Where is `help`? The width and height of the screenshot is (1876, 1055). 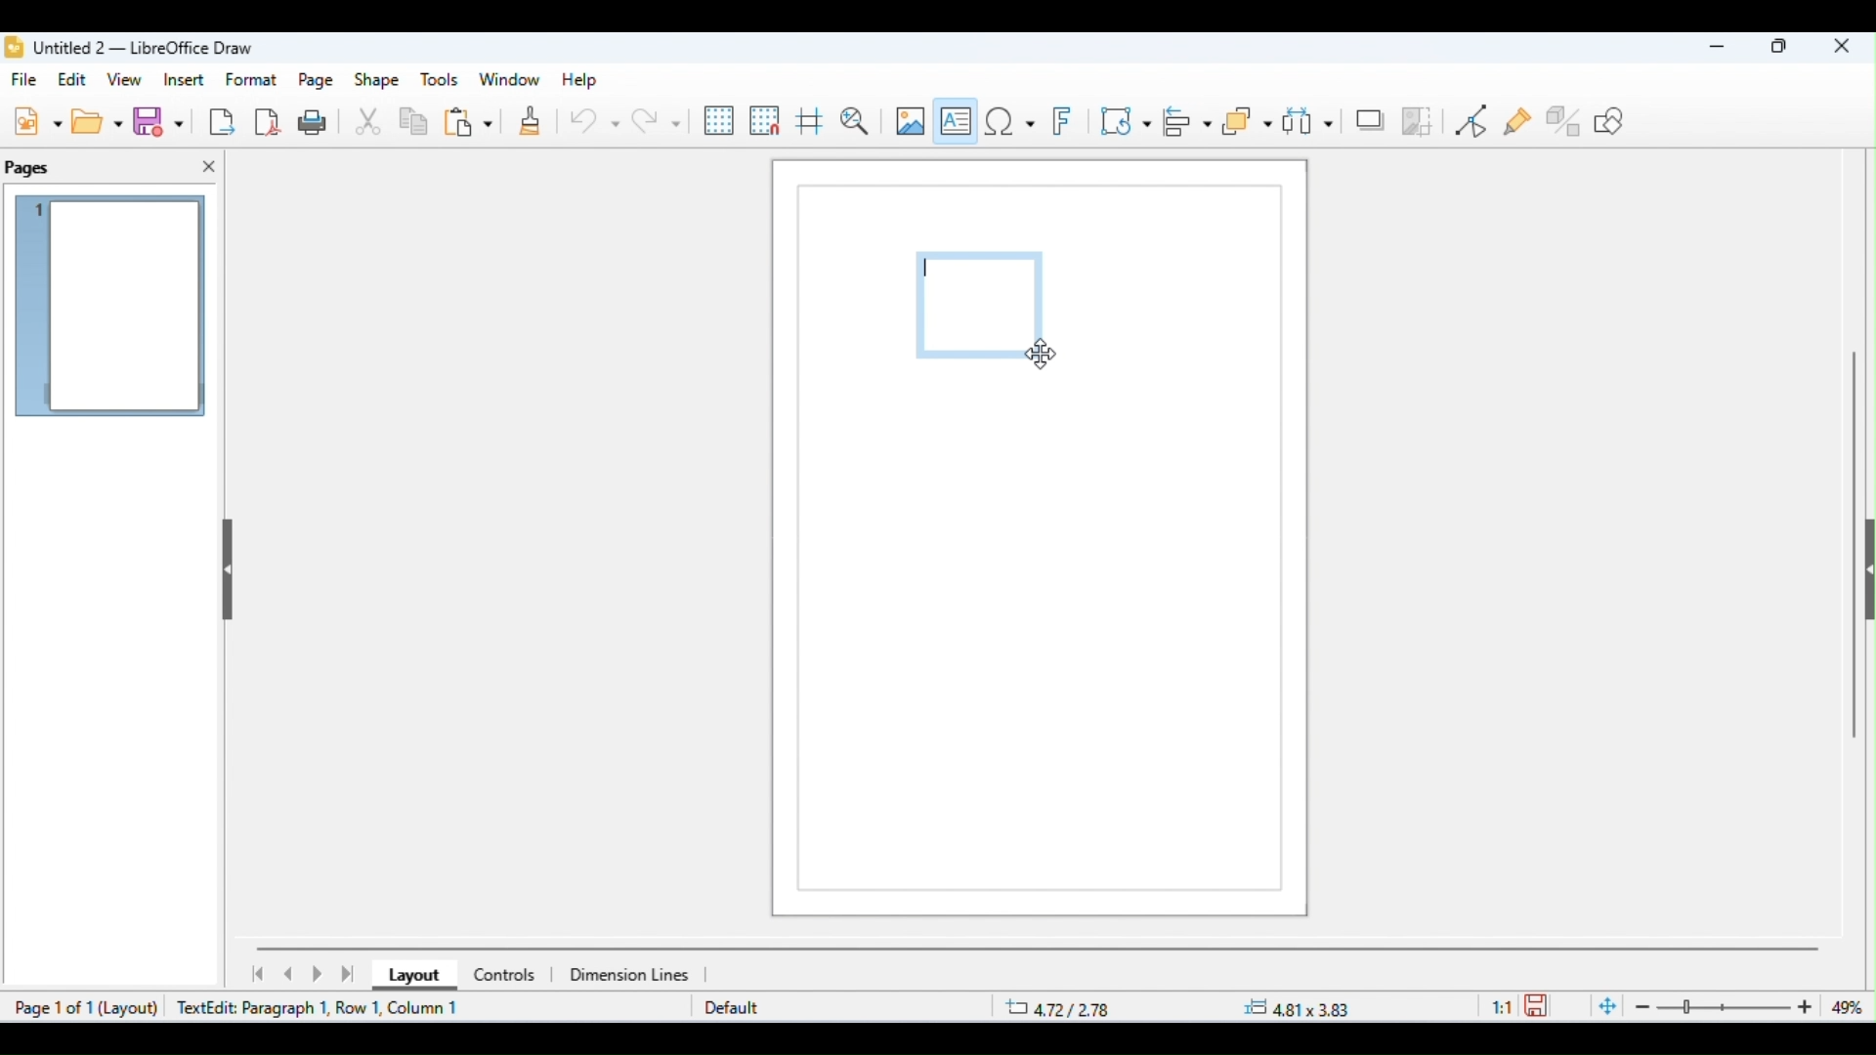 help is located at coordinates (576, 80).